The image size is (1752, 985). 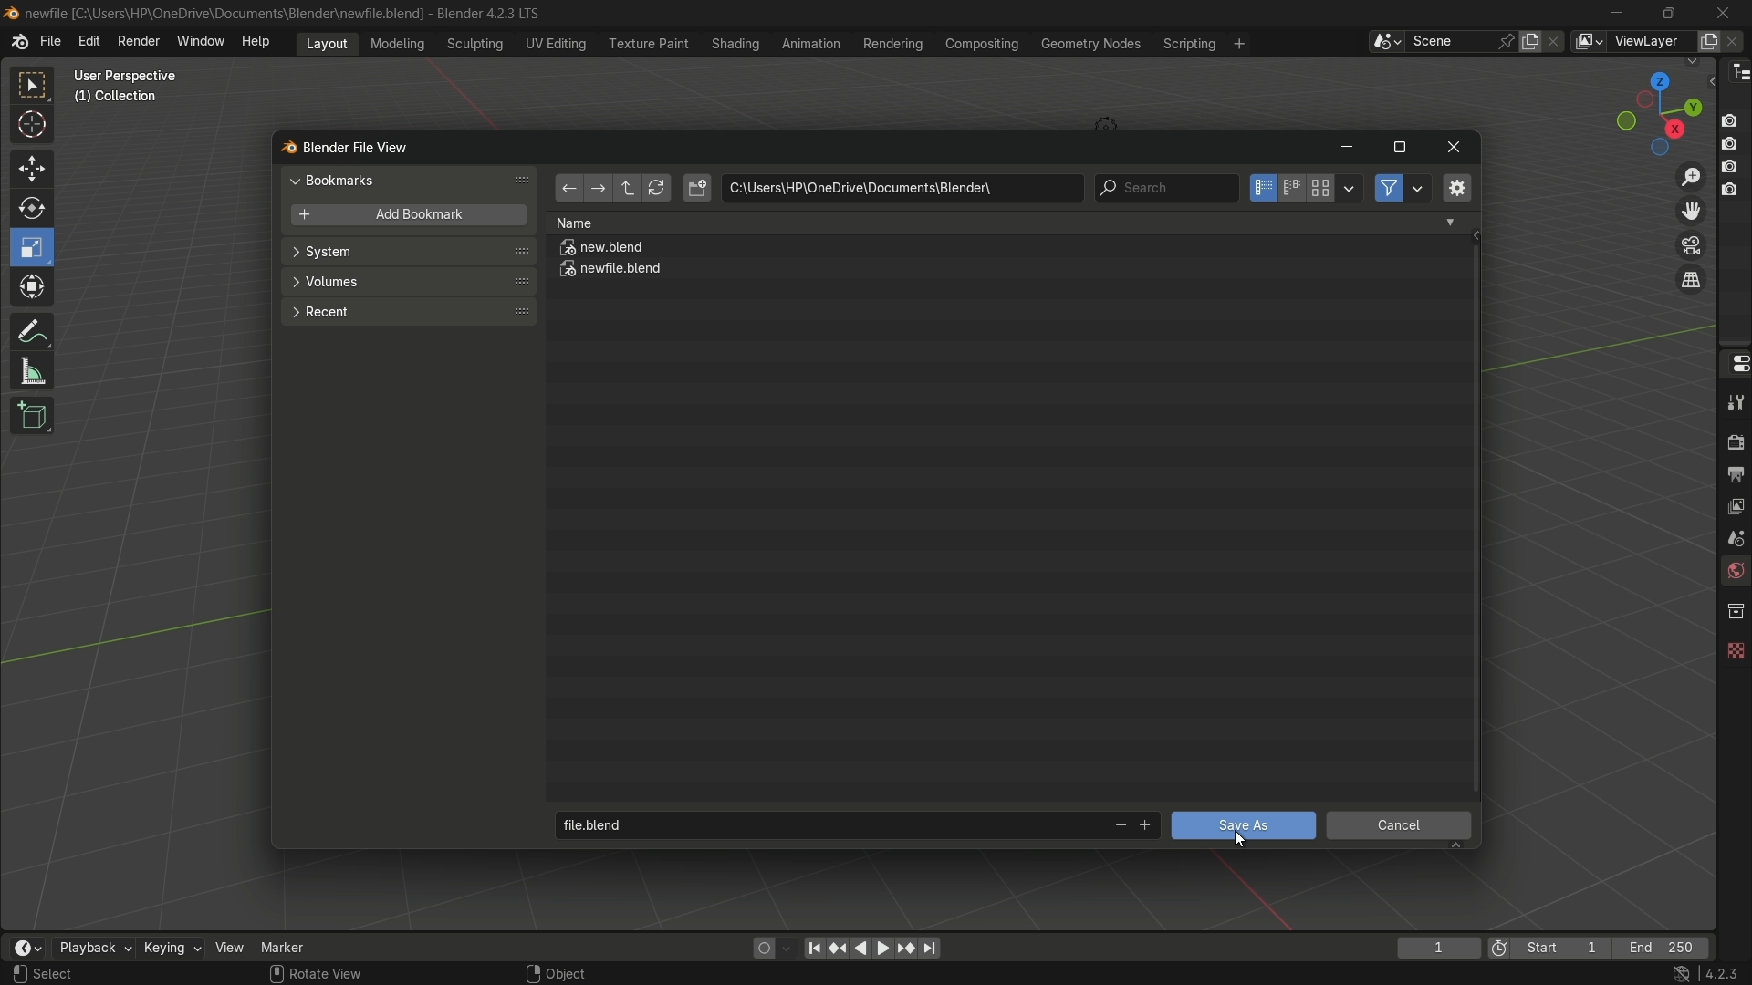 What do you see at coordinates (359, 146) in the screenshot?
I see `blender file view` at bounding box center [359, 146].